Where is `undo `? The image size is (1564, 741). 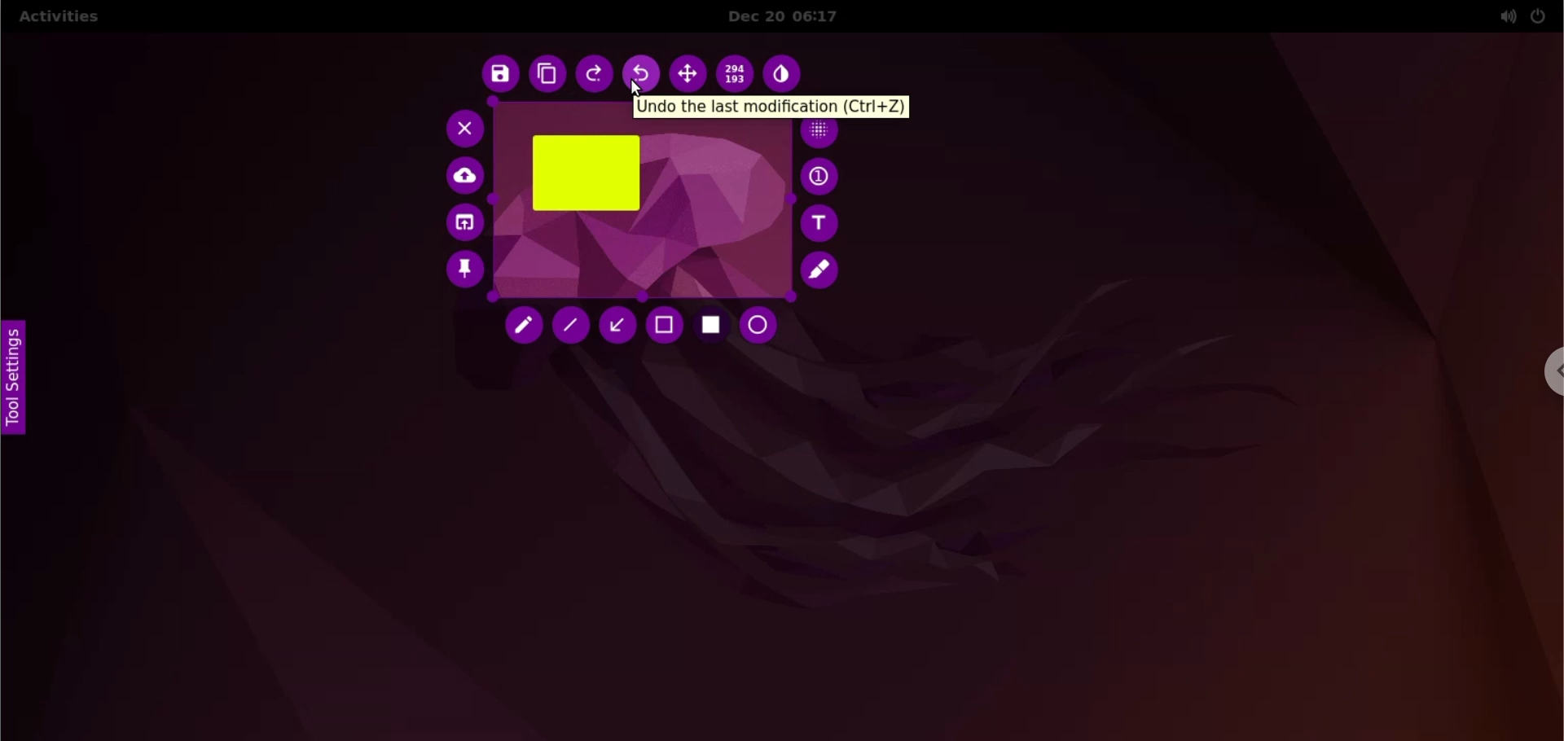
undo  is located at coordinates (643, 75).